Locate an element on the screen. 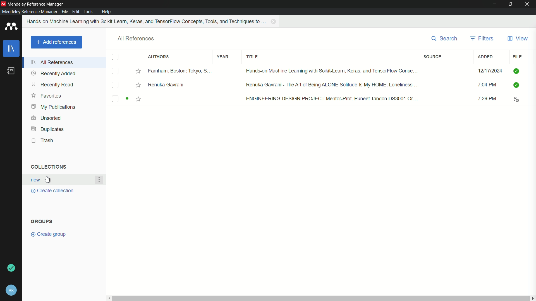  app icon is located at coordinates (3, 4).